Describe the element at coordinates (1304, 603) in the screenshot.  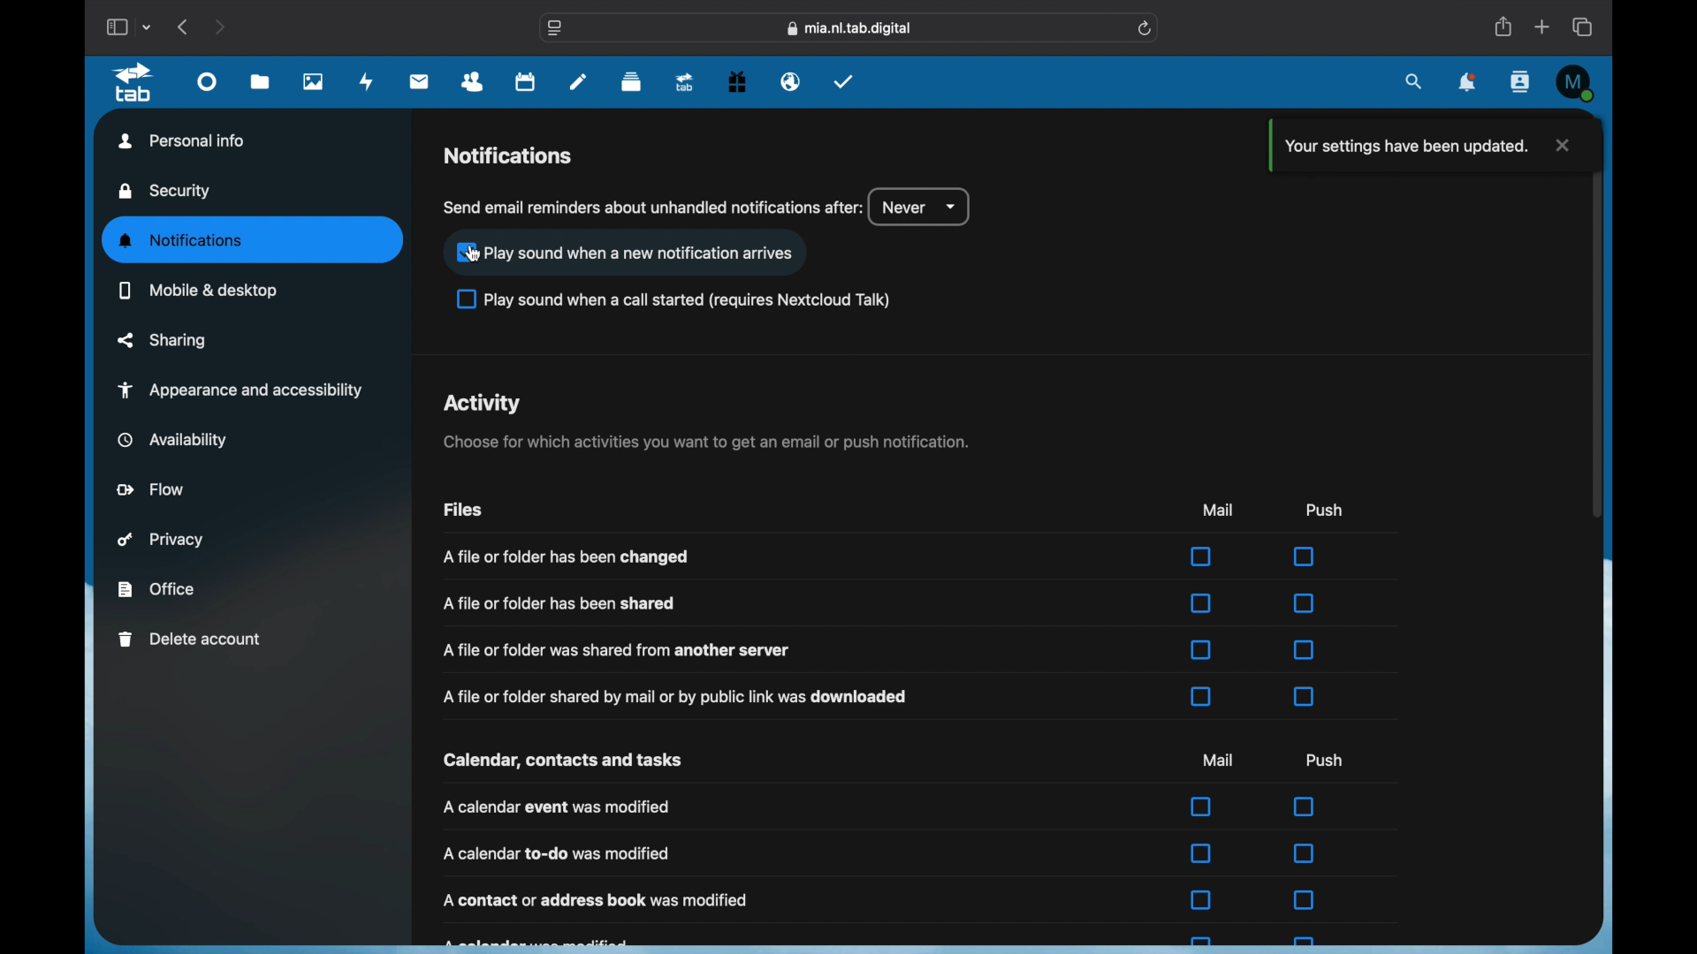
I see `checkbox` at that location.